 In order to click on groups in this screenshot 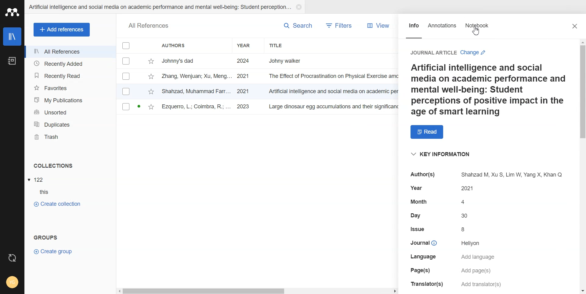, I will do `click(46, 236)`.